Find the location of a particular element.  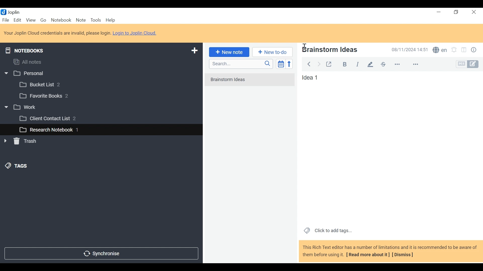

italiac is located at coordinates (358, 64).